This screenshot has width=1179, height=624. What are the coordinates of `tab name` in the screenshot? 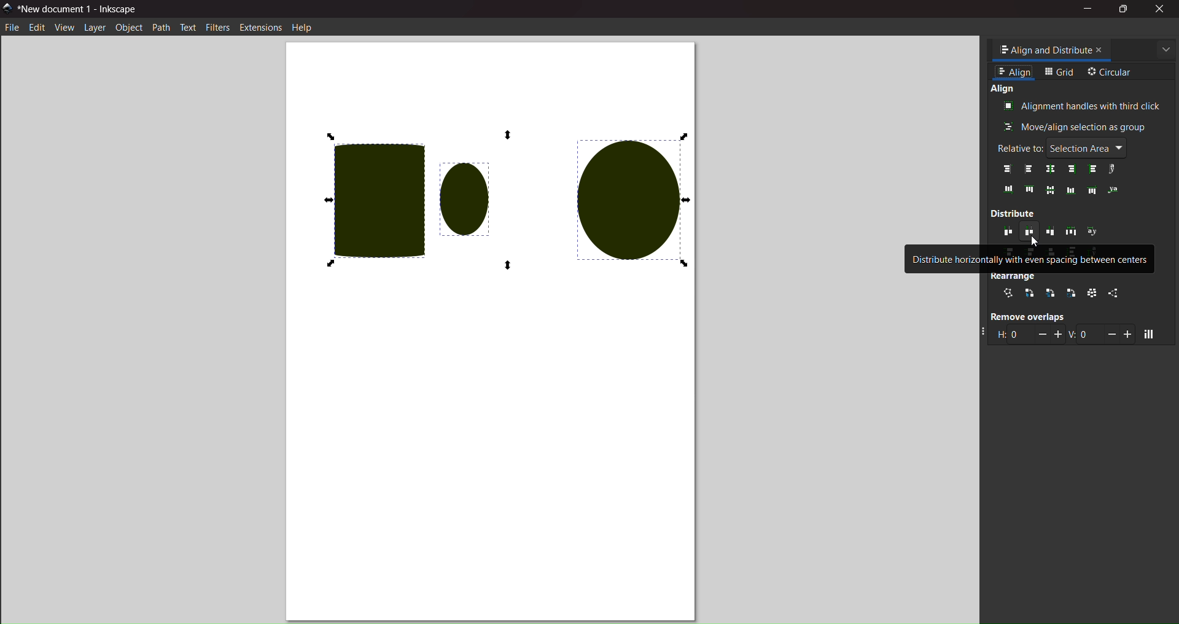 It's located at (1044, 47).